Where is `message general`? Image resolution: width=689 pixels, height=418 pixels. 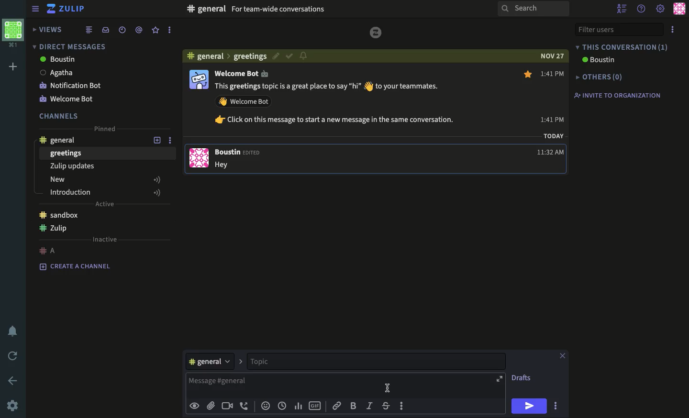
message general is located at coordinates (338, 386).